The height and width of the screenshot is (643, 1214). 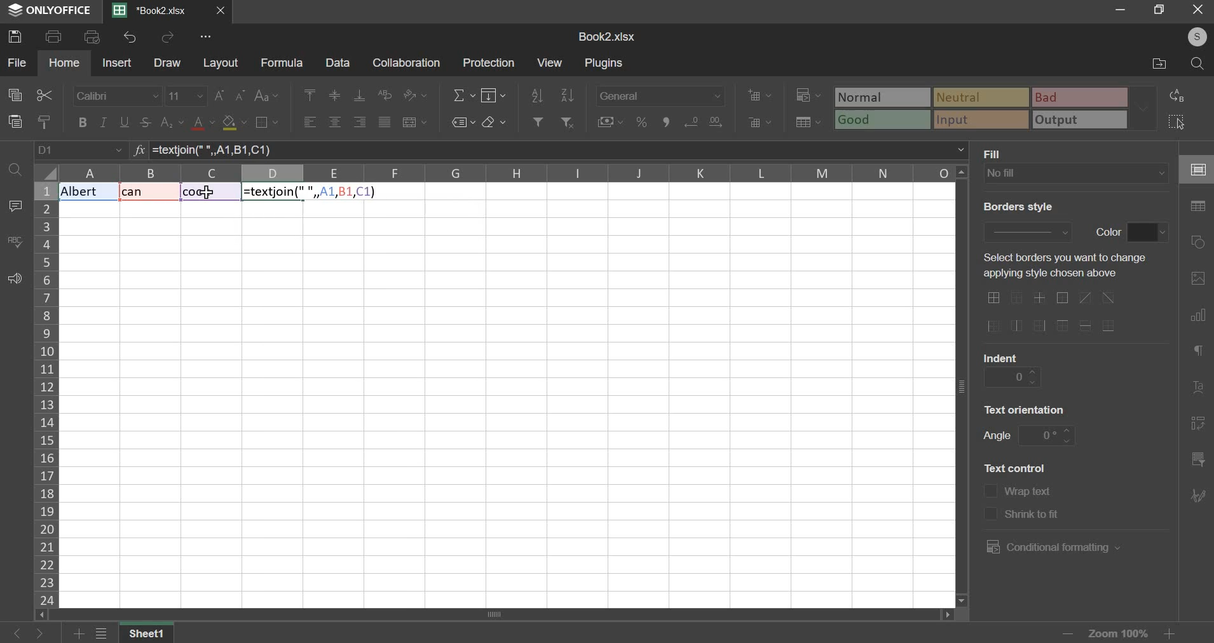 What do you see at coordinates (1117, 632) in the screenshot?
I see `zoom` at bounding box center [1117, 632].